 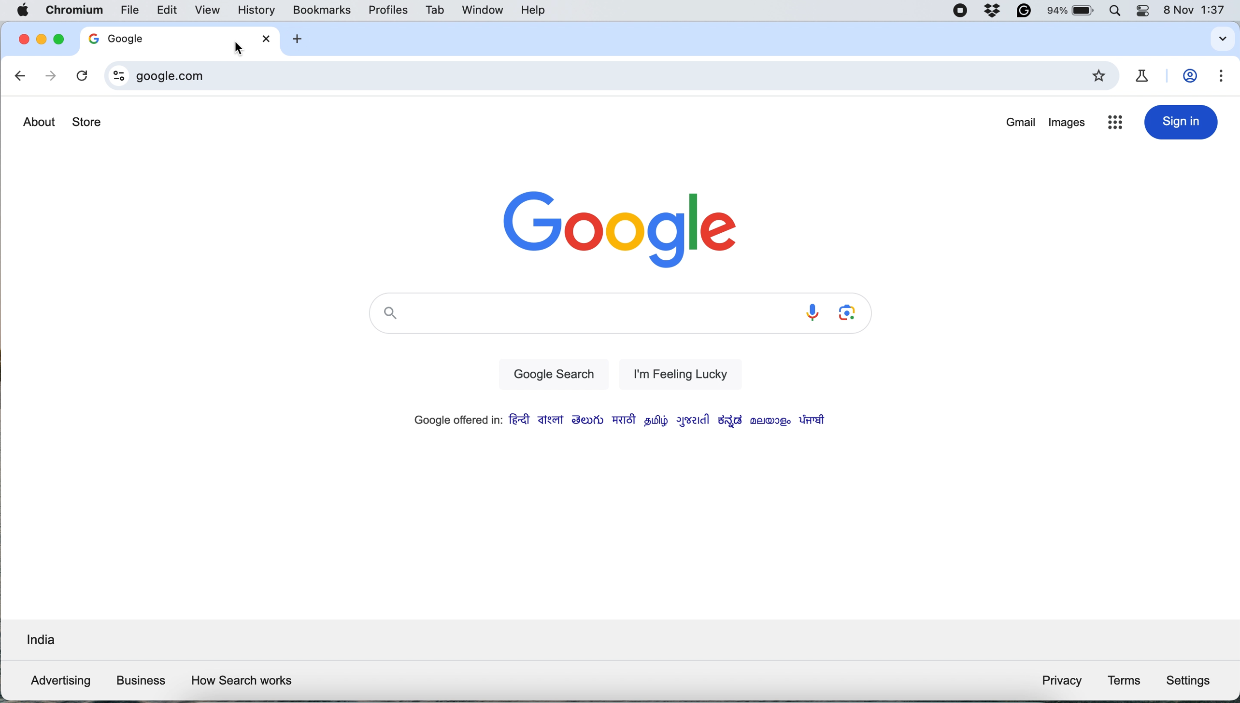 What do you see at coordinates (1023, 12) in the screenshot?
I see `grammarly` at bounding box center [1023, 12].